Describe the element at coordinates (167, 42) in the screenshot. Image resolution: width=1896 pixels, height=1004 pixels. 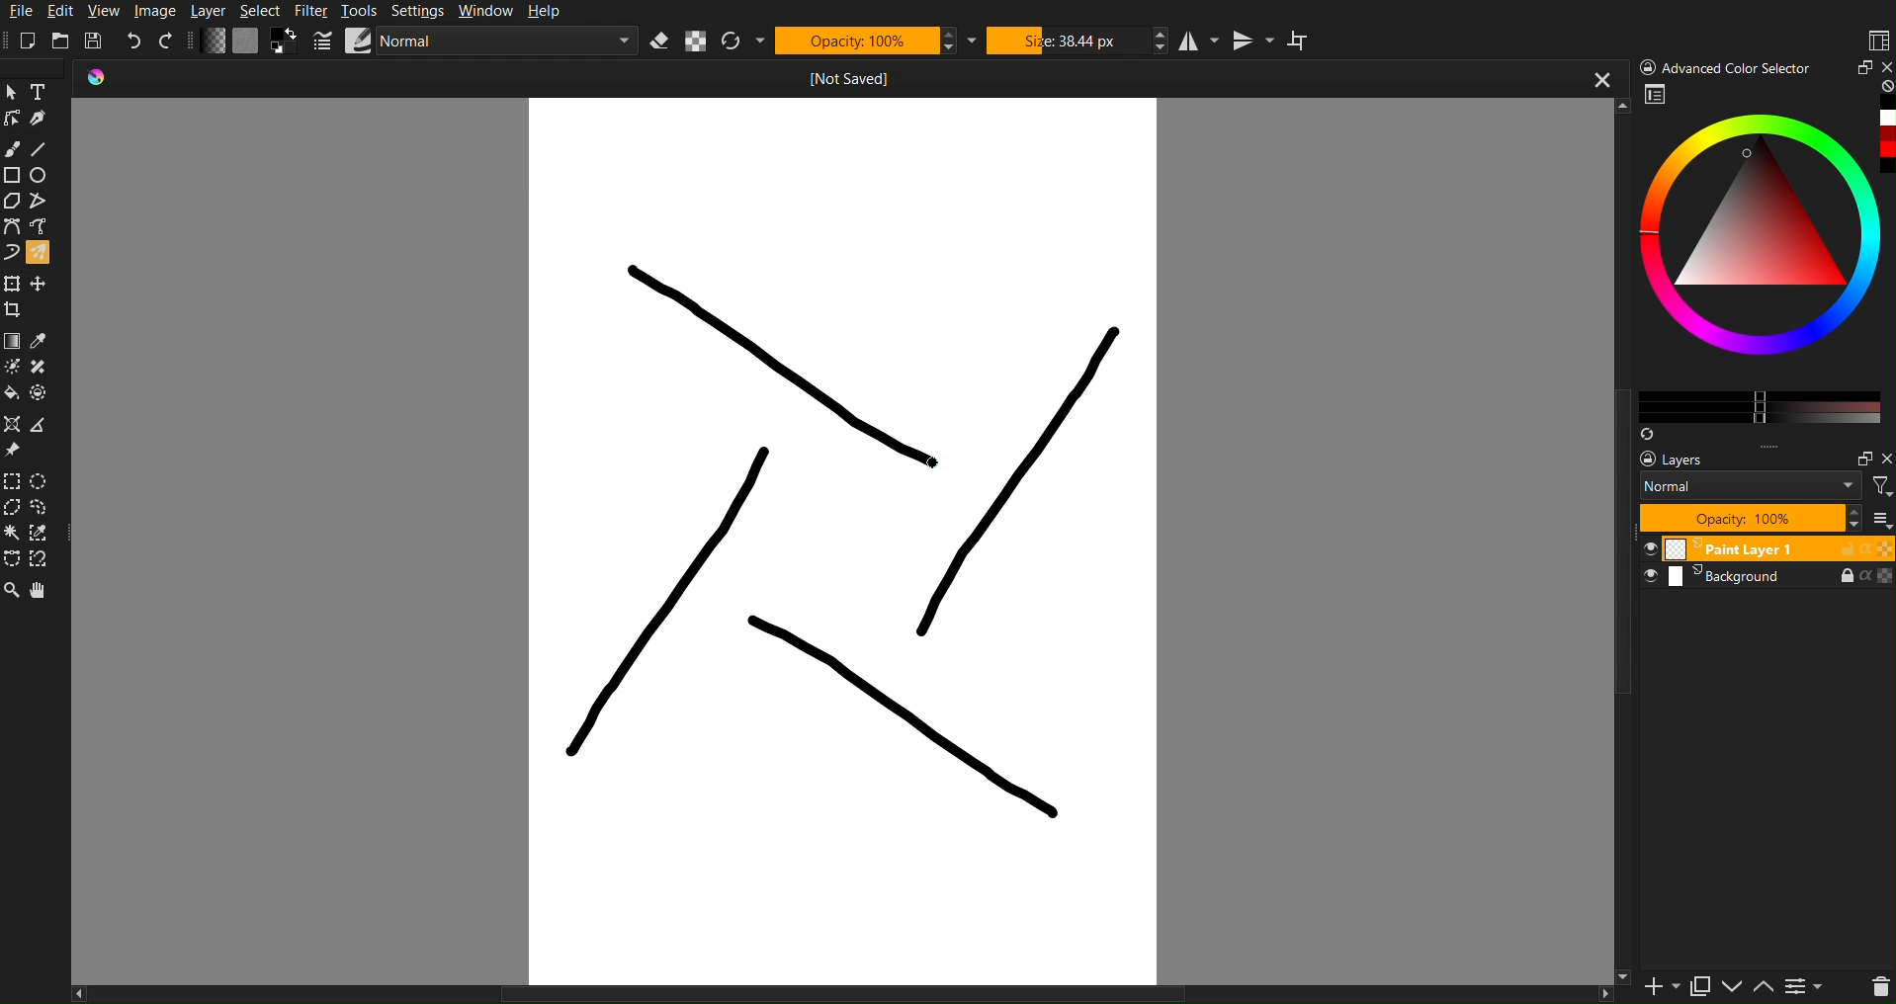
I see `Redo` at that location.